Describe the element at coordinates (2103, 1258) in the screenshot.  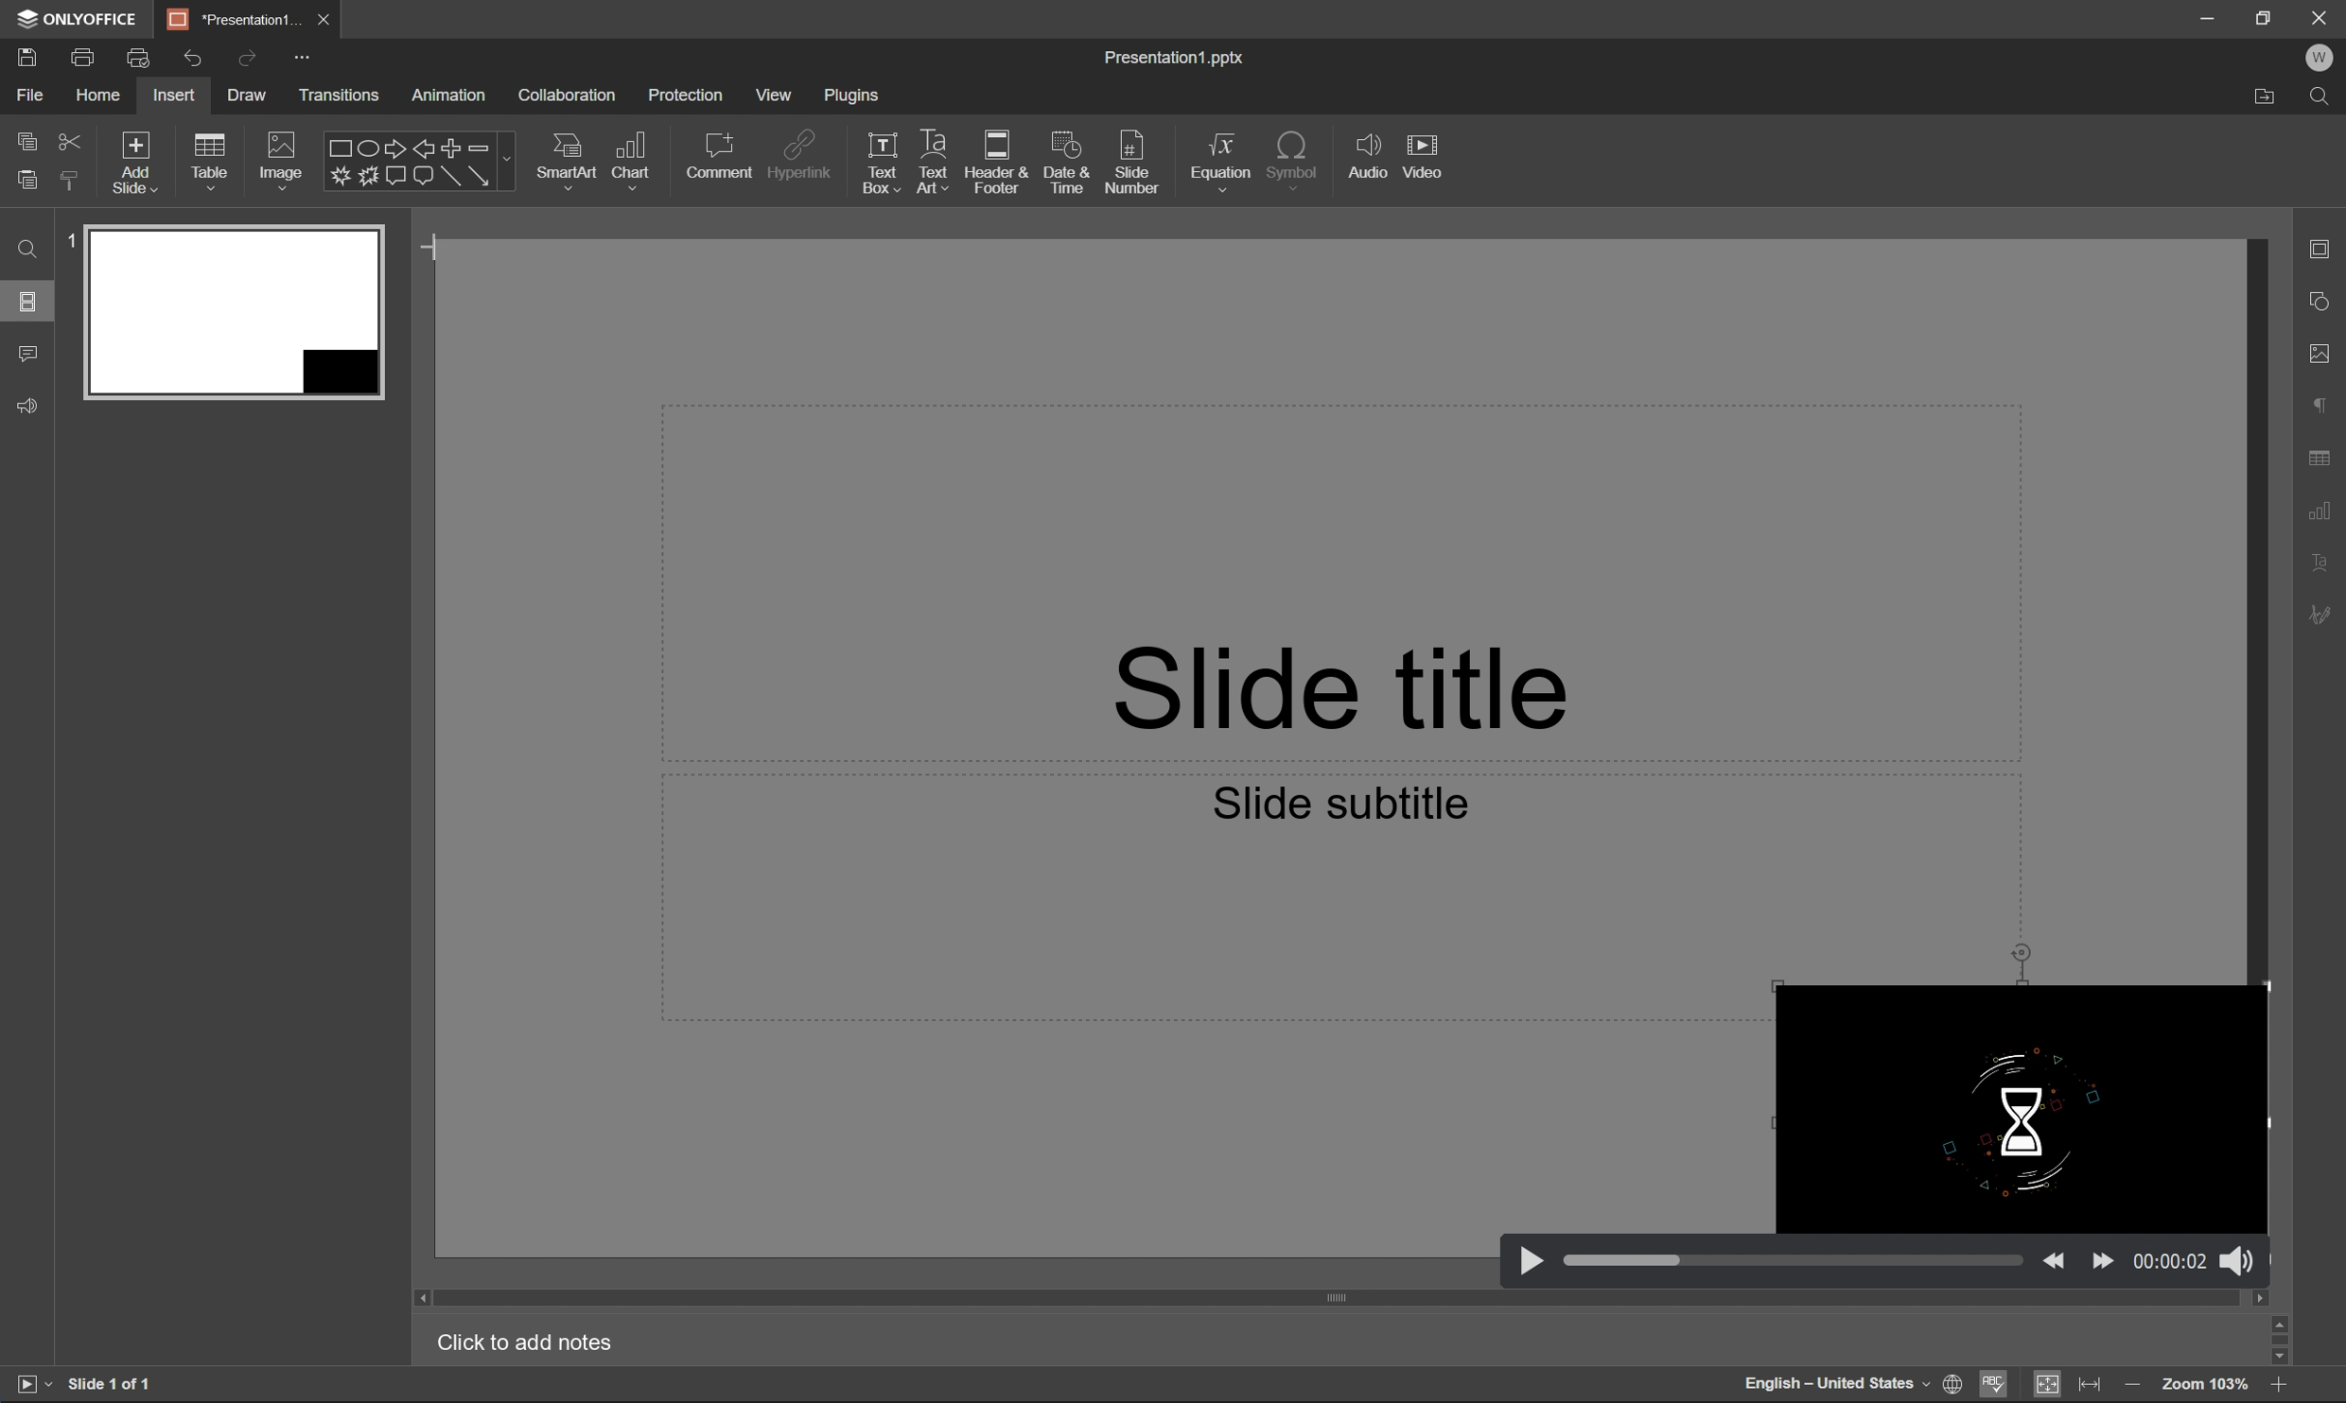
I see `move forward` at that location.